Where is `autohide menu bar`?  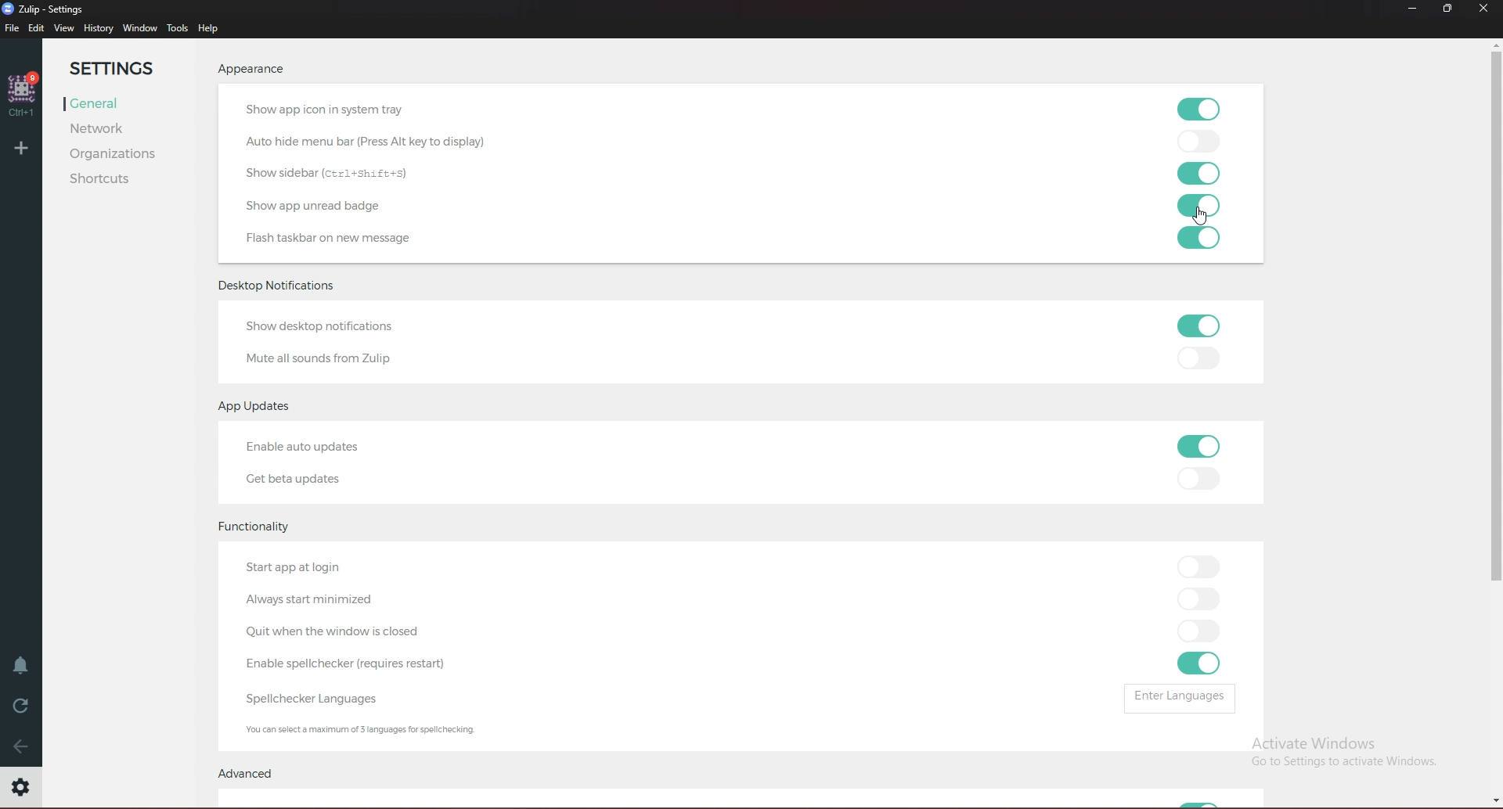
autohide menu bar is located at coordinates (382, 143).